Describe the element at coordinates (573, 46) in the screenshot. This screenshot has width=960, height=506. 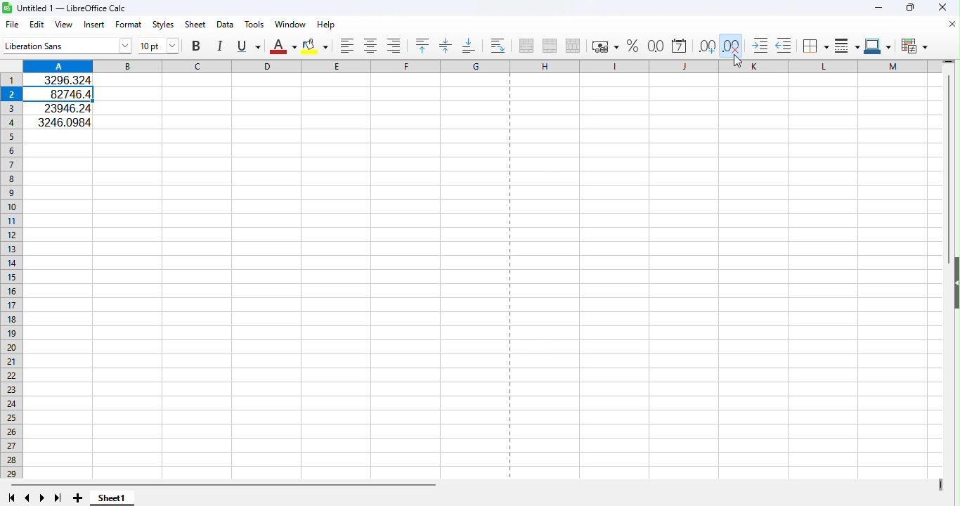
I see `Unmerge cells` at that location.